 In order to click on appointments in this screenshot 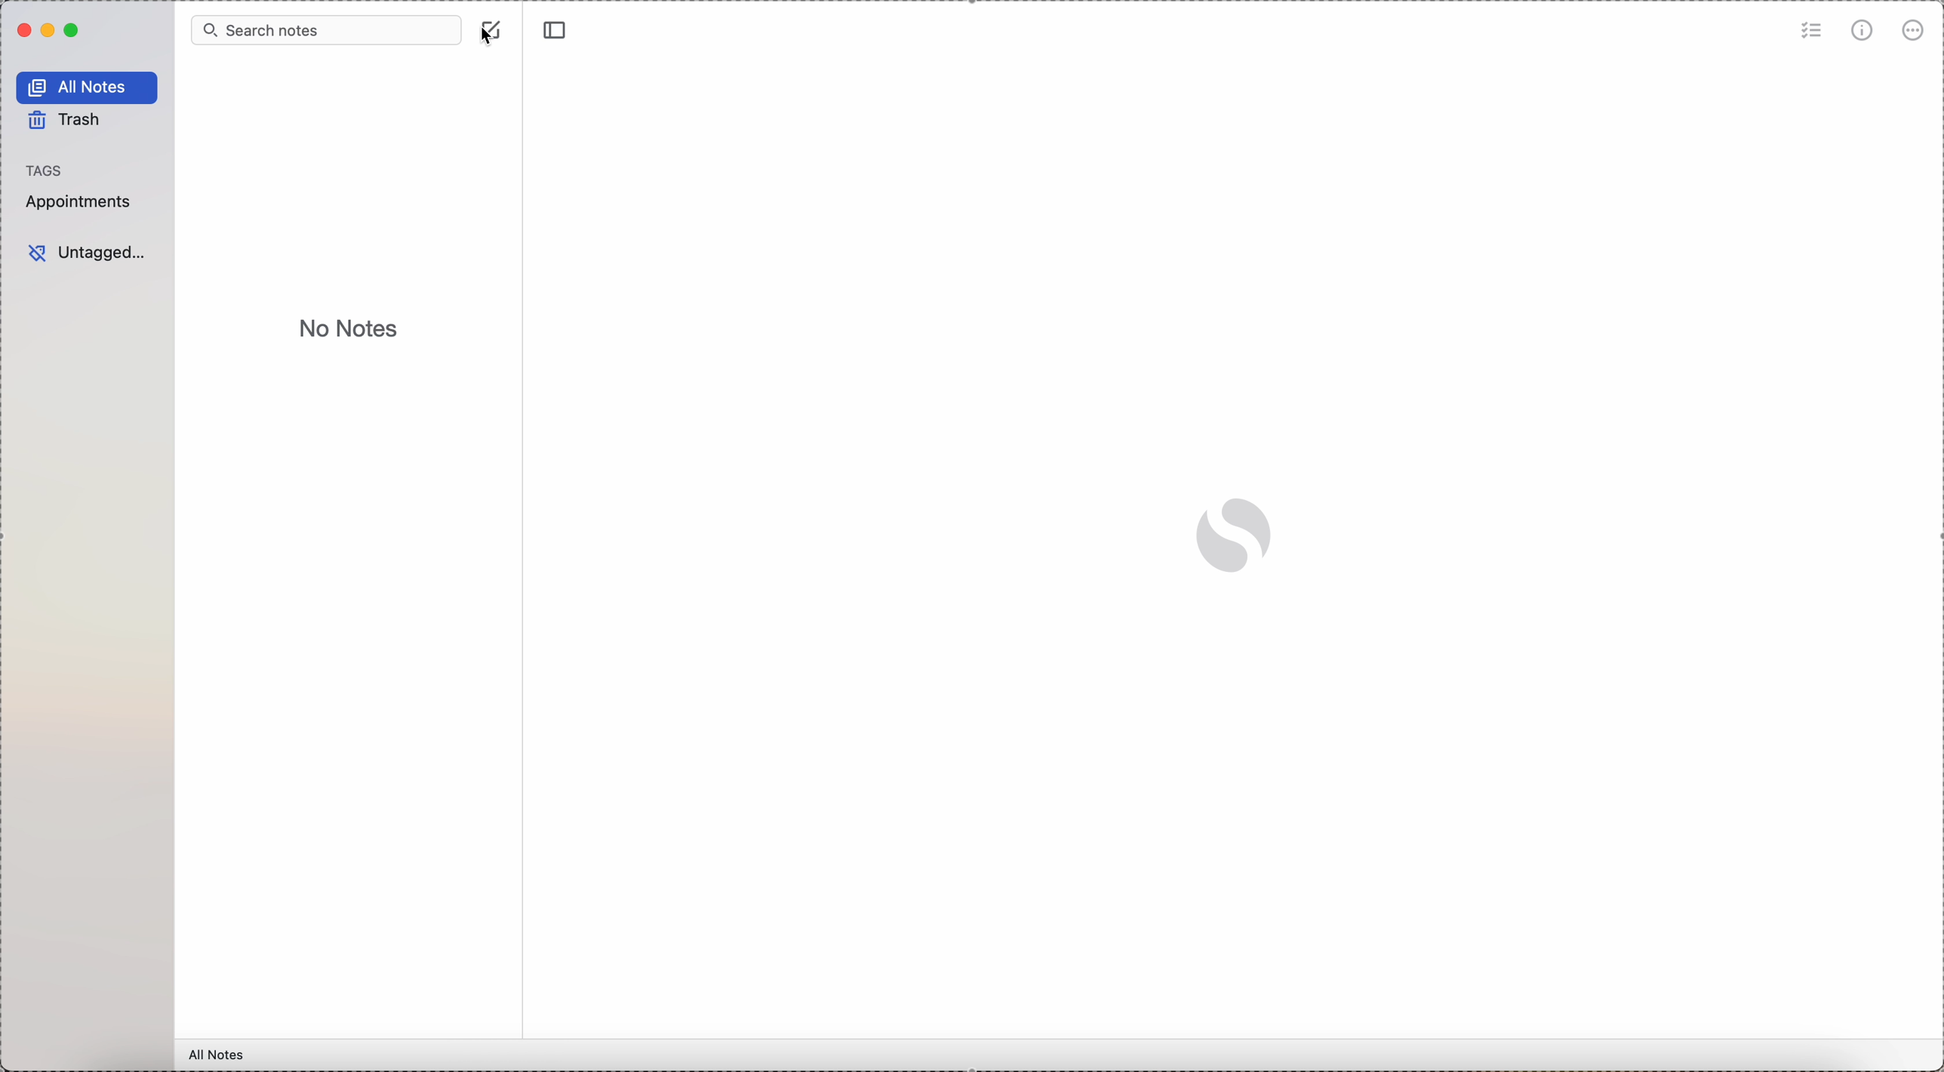, I will do `click(82, 201)`.